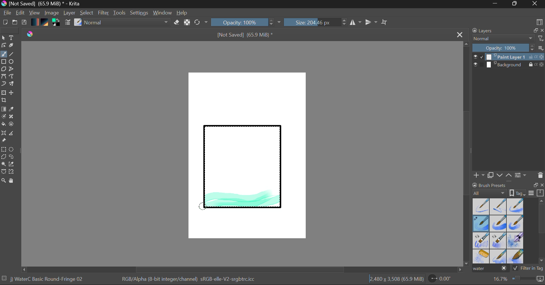 The height and width of the screenshot is (285, 545). I want to click on Fill Gradient, so click(4, 109).